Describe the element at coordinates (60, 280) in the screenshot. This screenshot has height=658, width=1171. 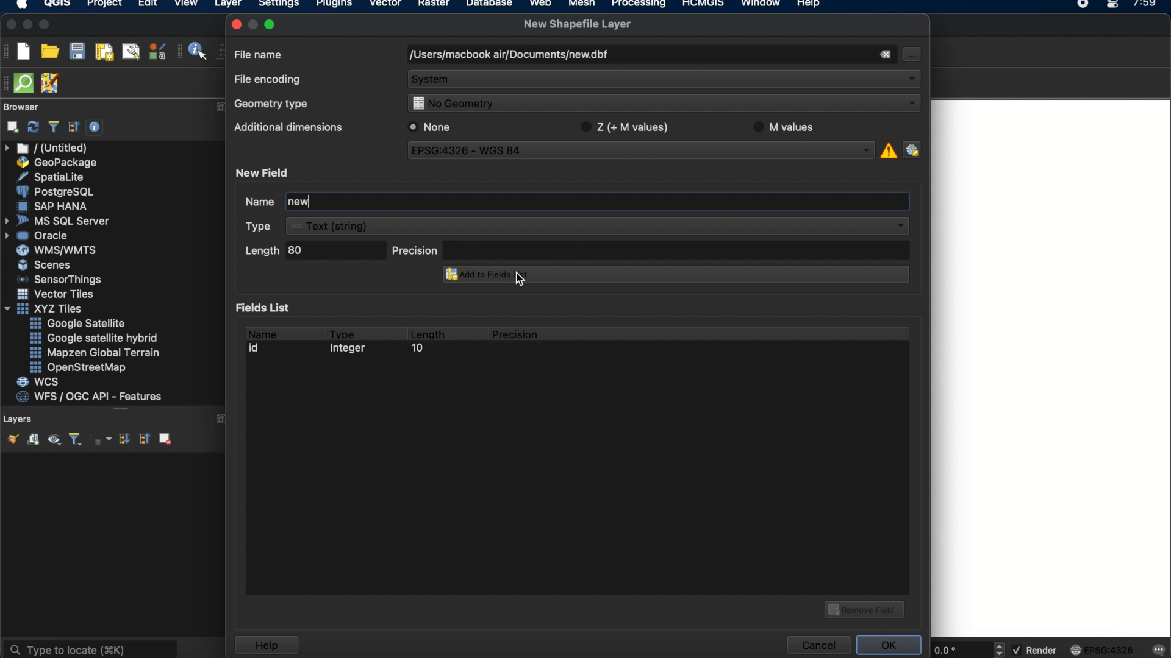
I see `sensorthings` at that location.